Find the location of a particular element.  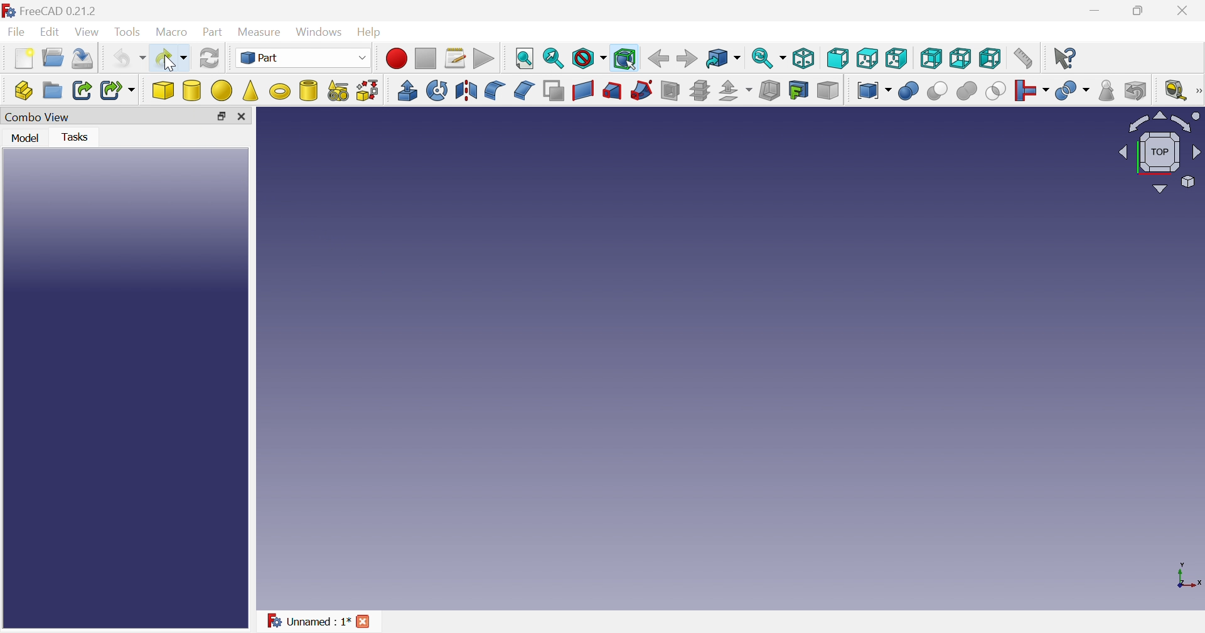

Minimize is located at coordinates (1137, 13).